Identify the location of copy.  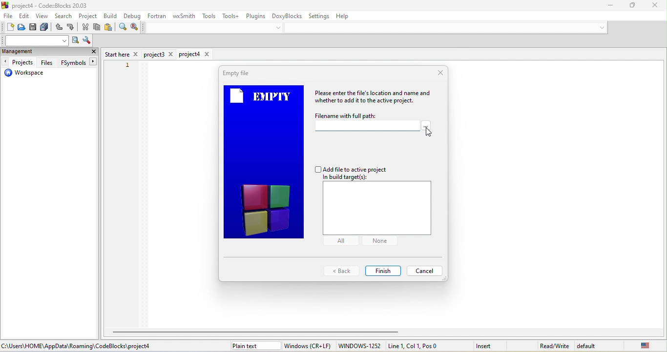
(98, 28).